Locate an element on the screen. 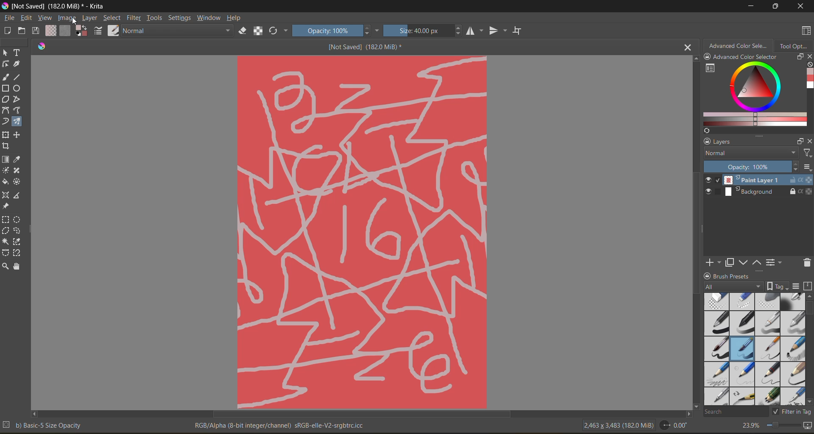  vertical scroll bar is located at coordinates (697, 239).